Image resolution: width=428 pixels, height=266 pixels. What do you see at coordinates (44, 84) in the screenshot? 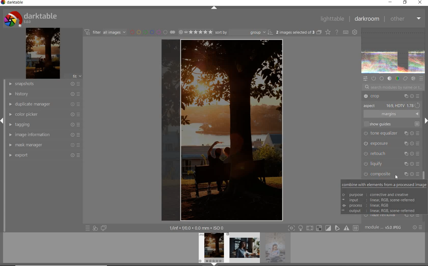
I see `snapshot` at bounding box center [44, 84].